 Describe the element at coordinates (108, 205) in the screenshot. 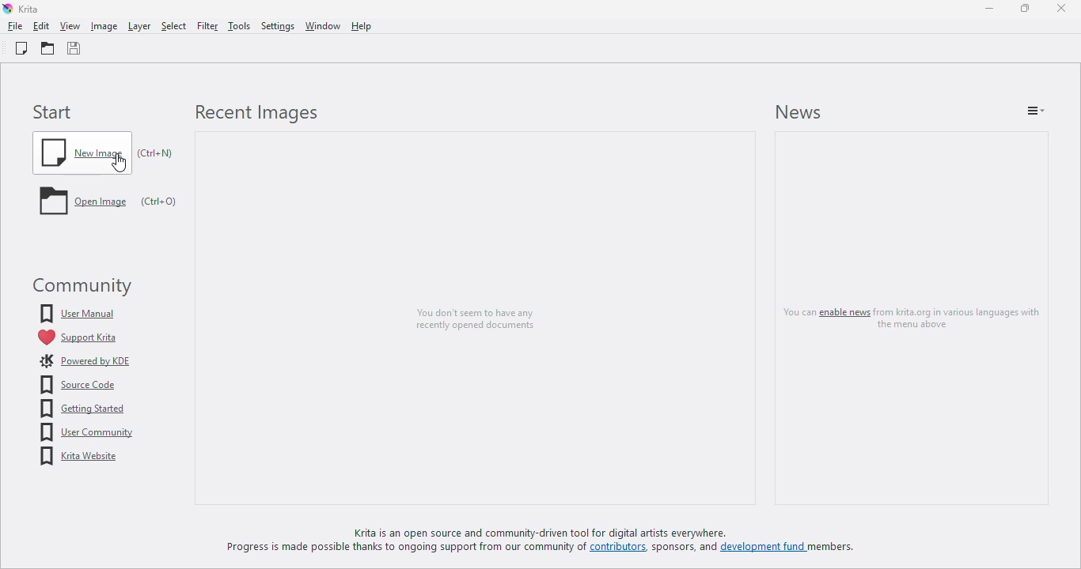

I see `Open image  (Ctrl+0)` at that location.